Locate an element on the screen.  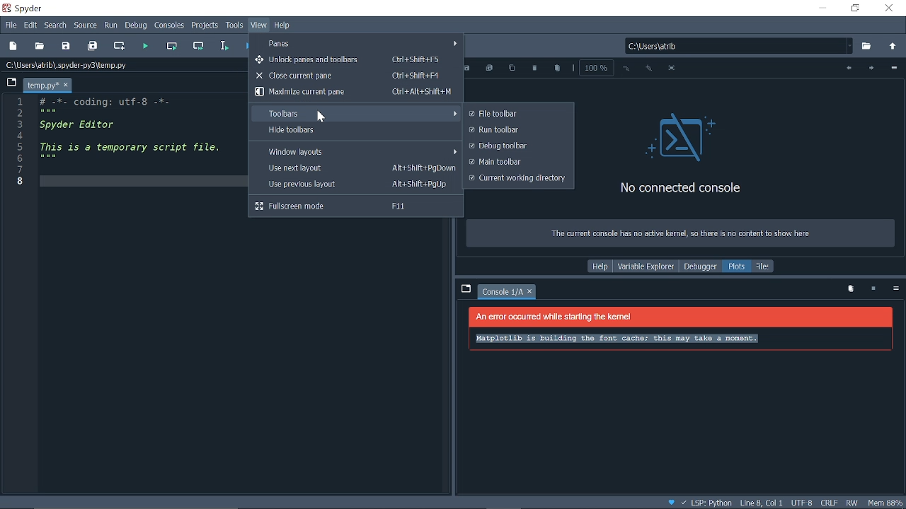
File permissions is located at coordinates (853, 502).